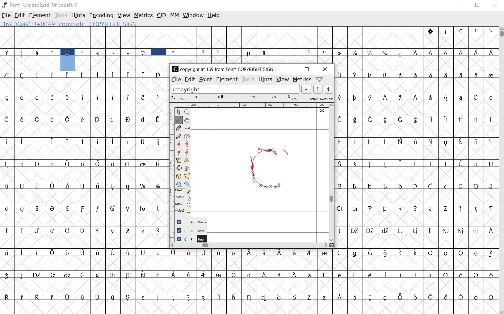 Image resolution: width=504 pixels, height=314 pixels. Describe the element at coordinates (188, 239) in the screenshot. I see `foreground layer` at that location.